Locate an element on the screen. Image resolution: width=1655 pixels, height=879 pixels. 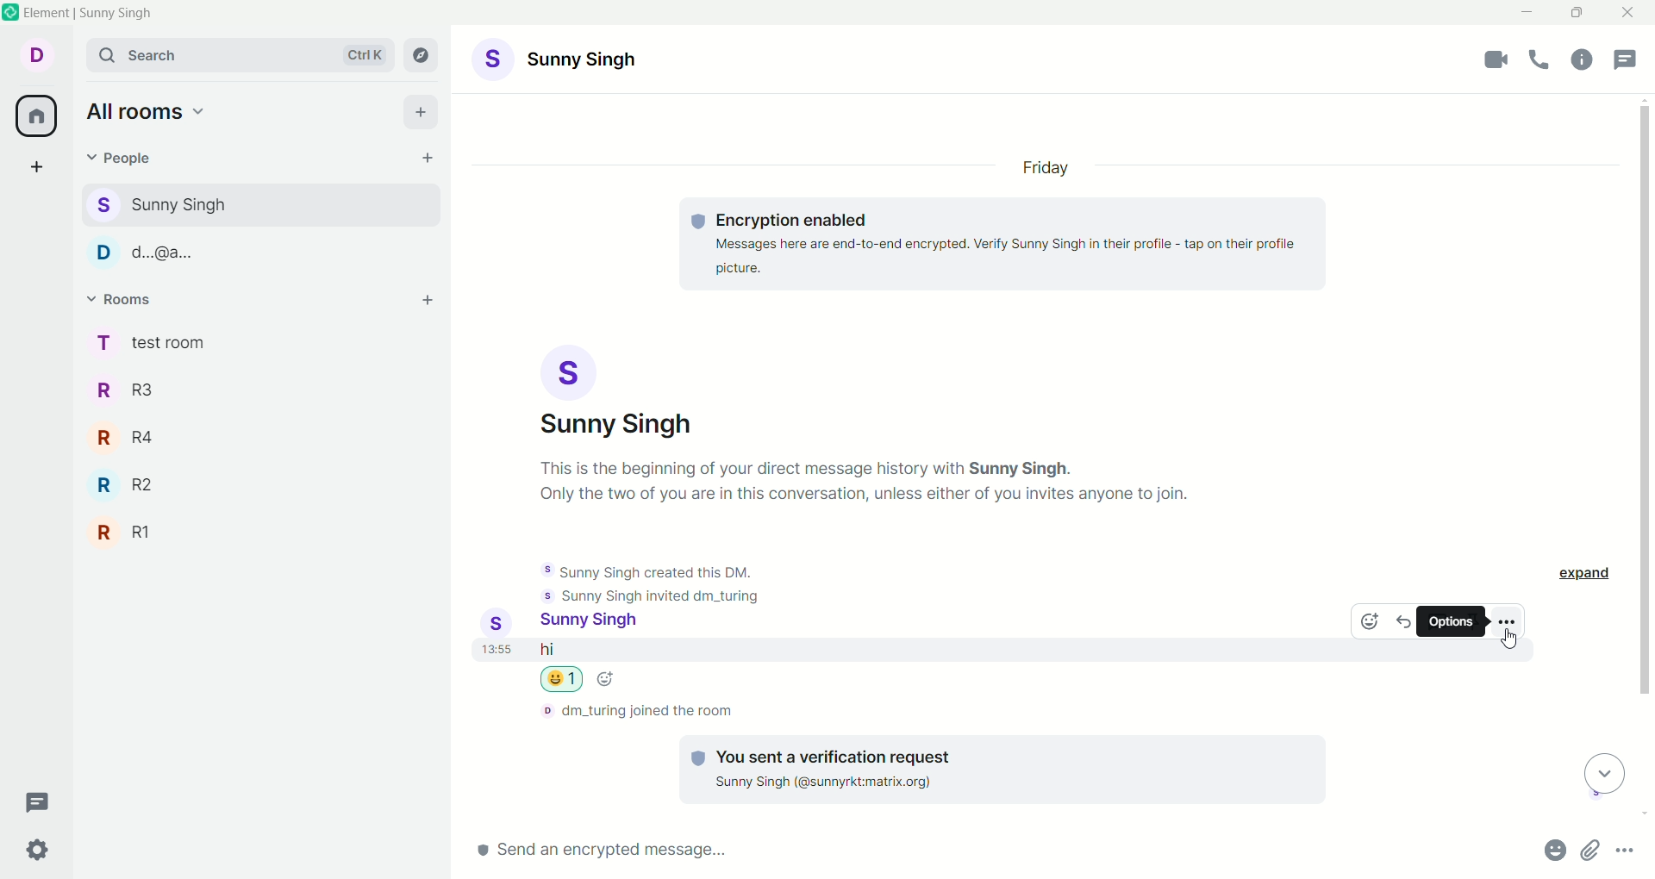
vertical scroll bar is located at coordinates (1645, 459).